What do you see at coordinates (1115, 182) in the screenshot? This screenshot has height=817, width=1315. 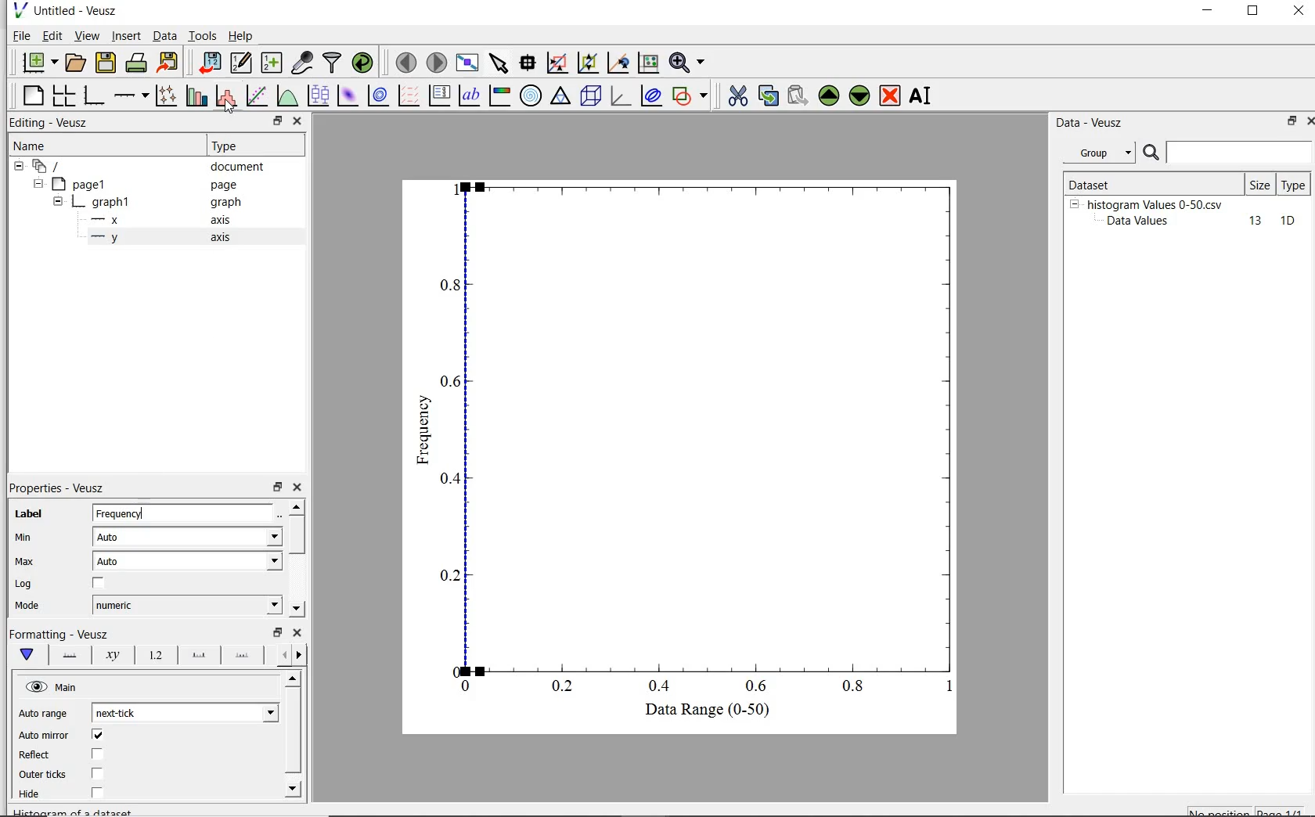 I see `Dataset` at bounding box center [1115, 182].